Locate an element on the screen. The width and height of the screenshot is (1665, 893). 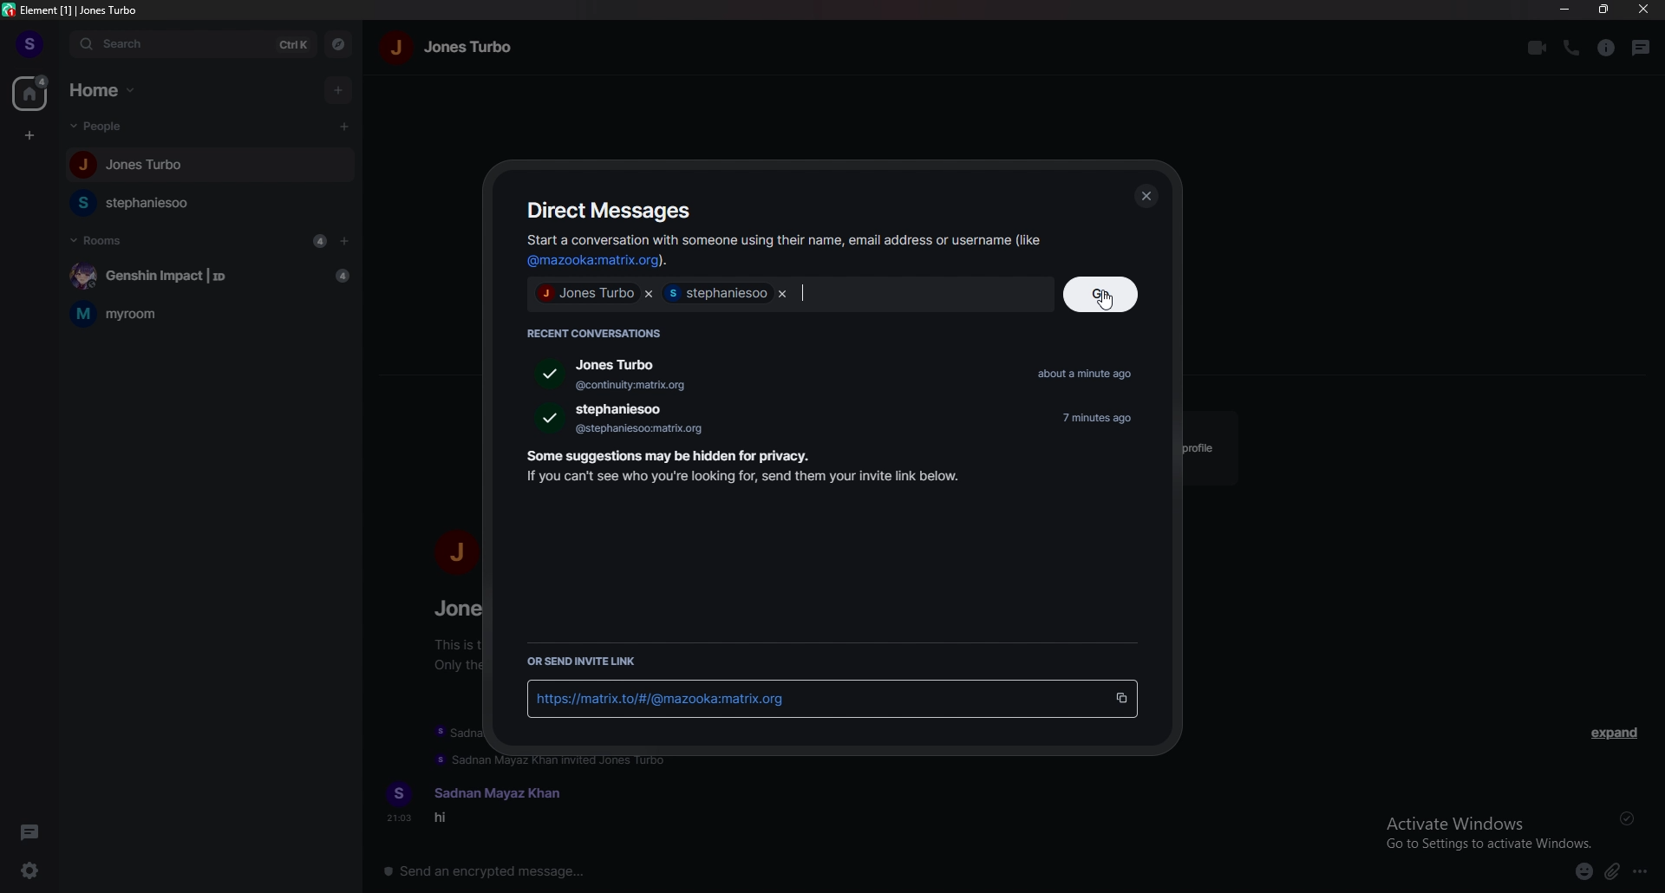
s is located at coordinates (30, 43).